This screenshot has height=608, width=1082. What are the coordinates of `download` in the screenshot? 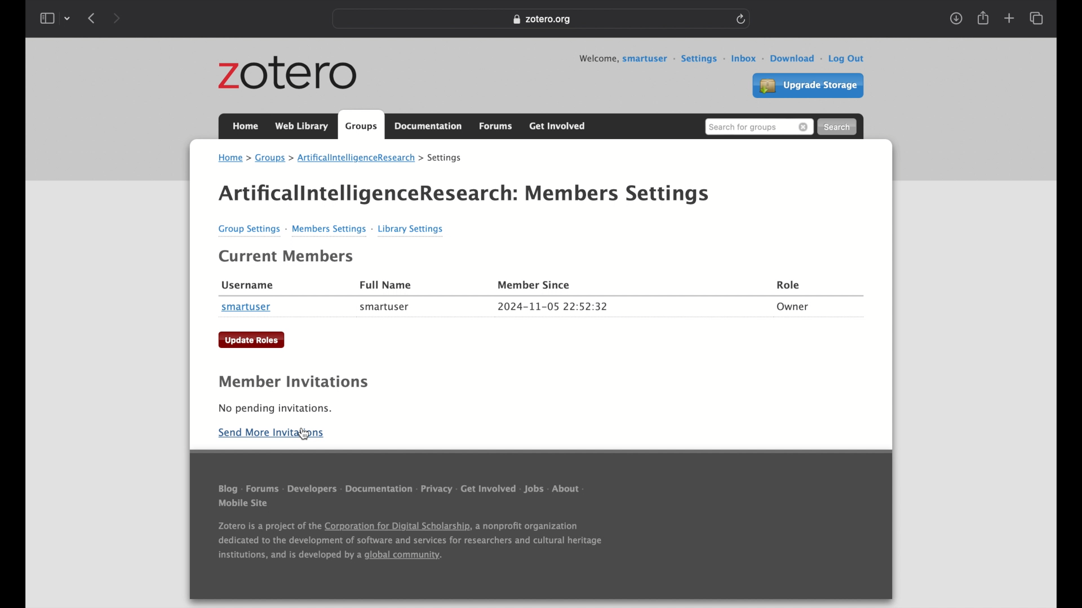 It's located at (797, 59).